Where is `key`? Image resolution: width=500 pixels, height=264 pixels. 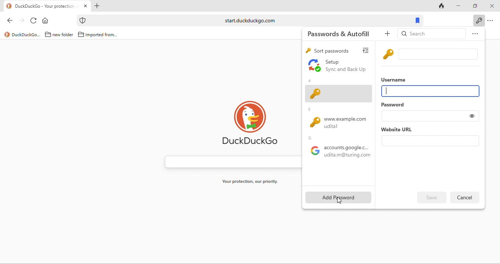 key is located at coordinates (308, 51).